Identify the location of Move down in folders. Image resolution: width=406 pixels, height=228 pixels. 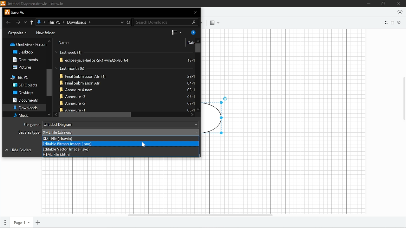
(49, 115).